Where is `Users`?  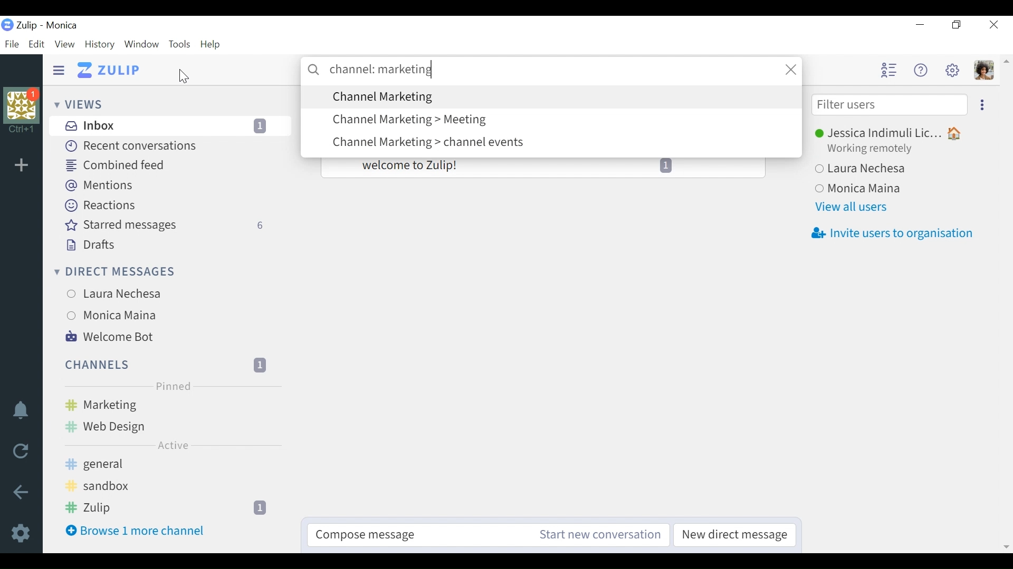
Users is located at coordinates (889, 168).